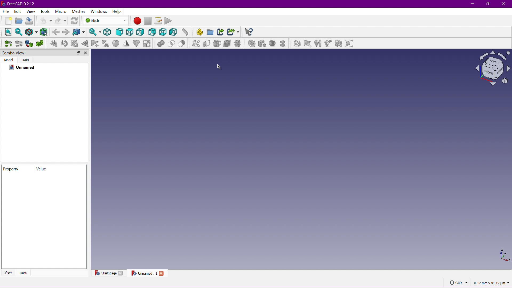 This screenshot has width=512, height=288. What do you see at coordinates (9, 44) in the screenshot?
I see `Import mesh` at bounding box center [9, 44].